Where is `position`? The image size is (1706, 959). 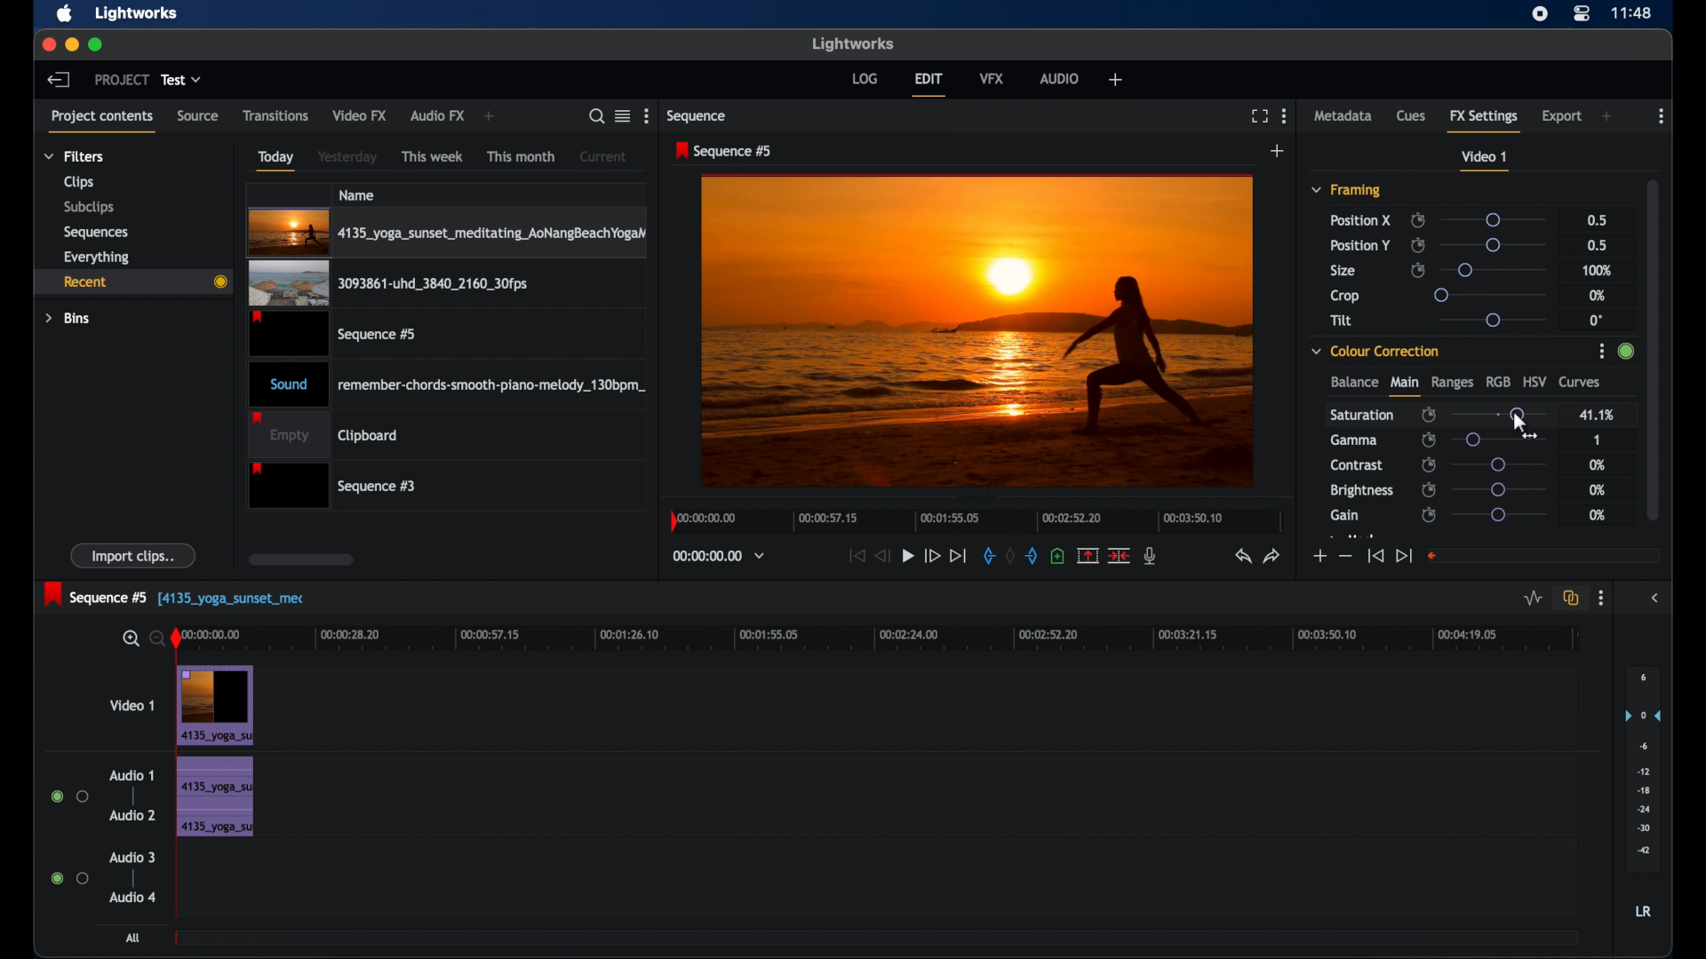 position is located at coordinates (1360, 245).